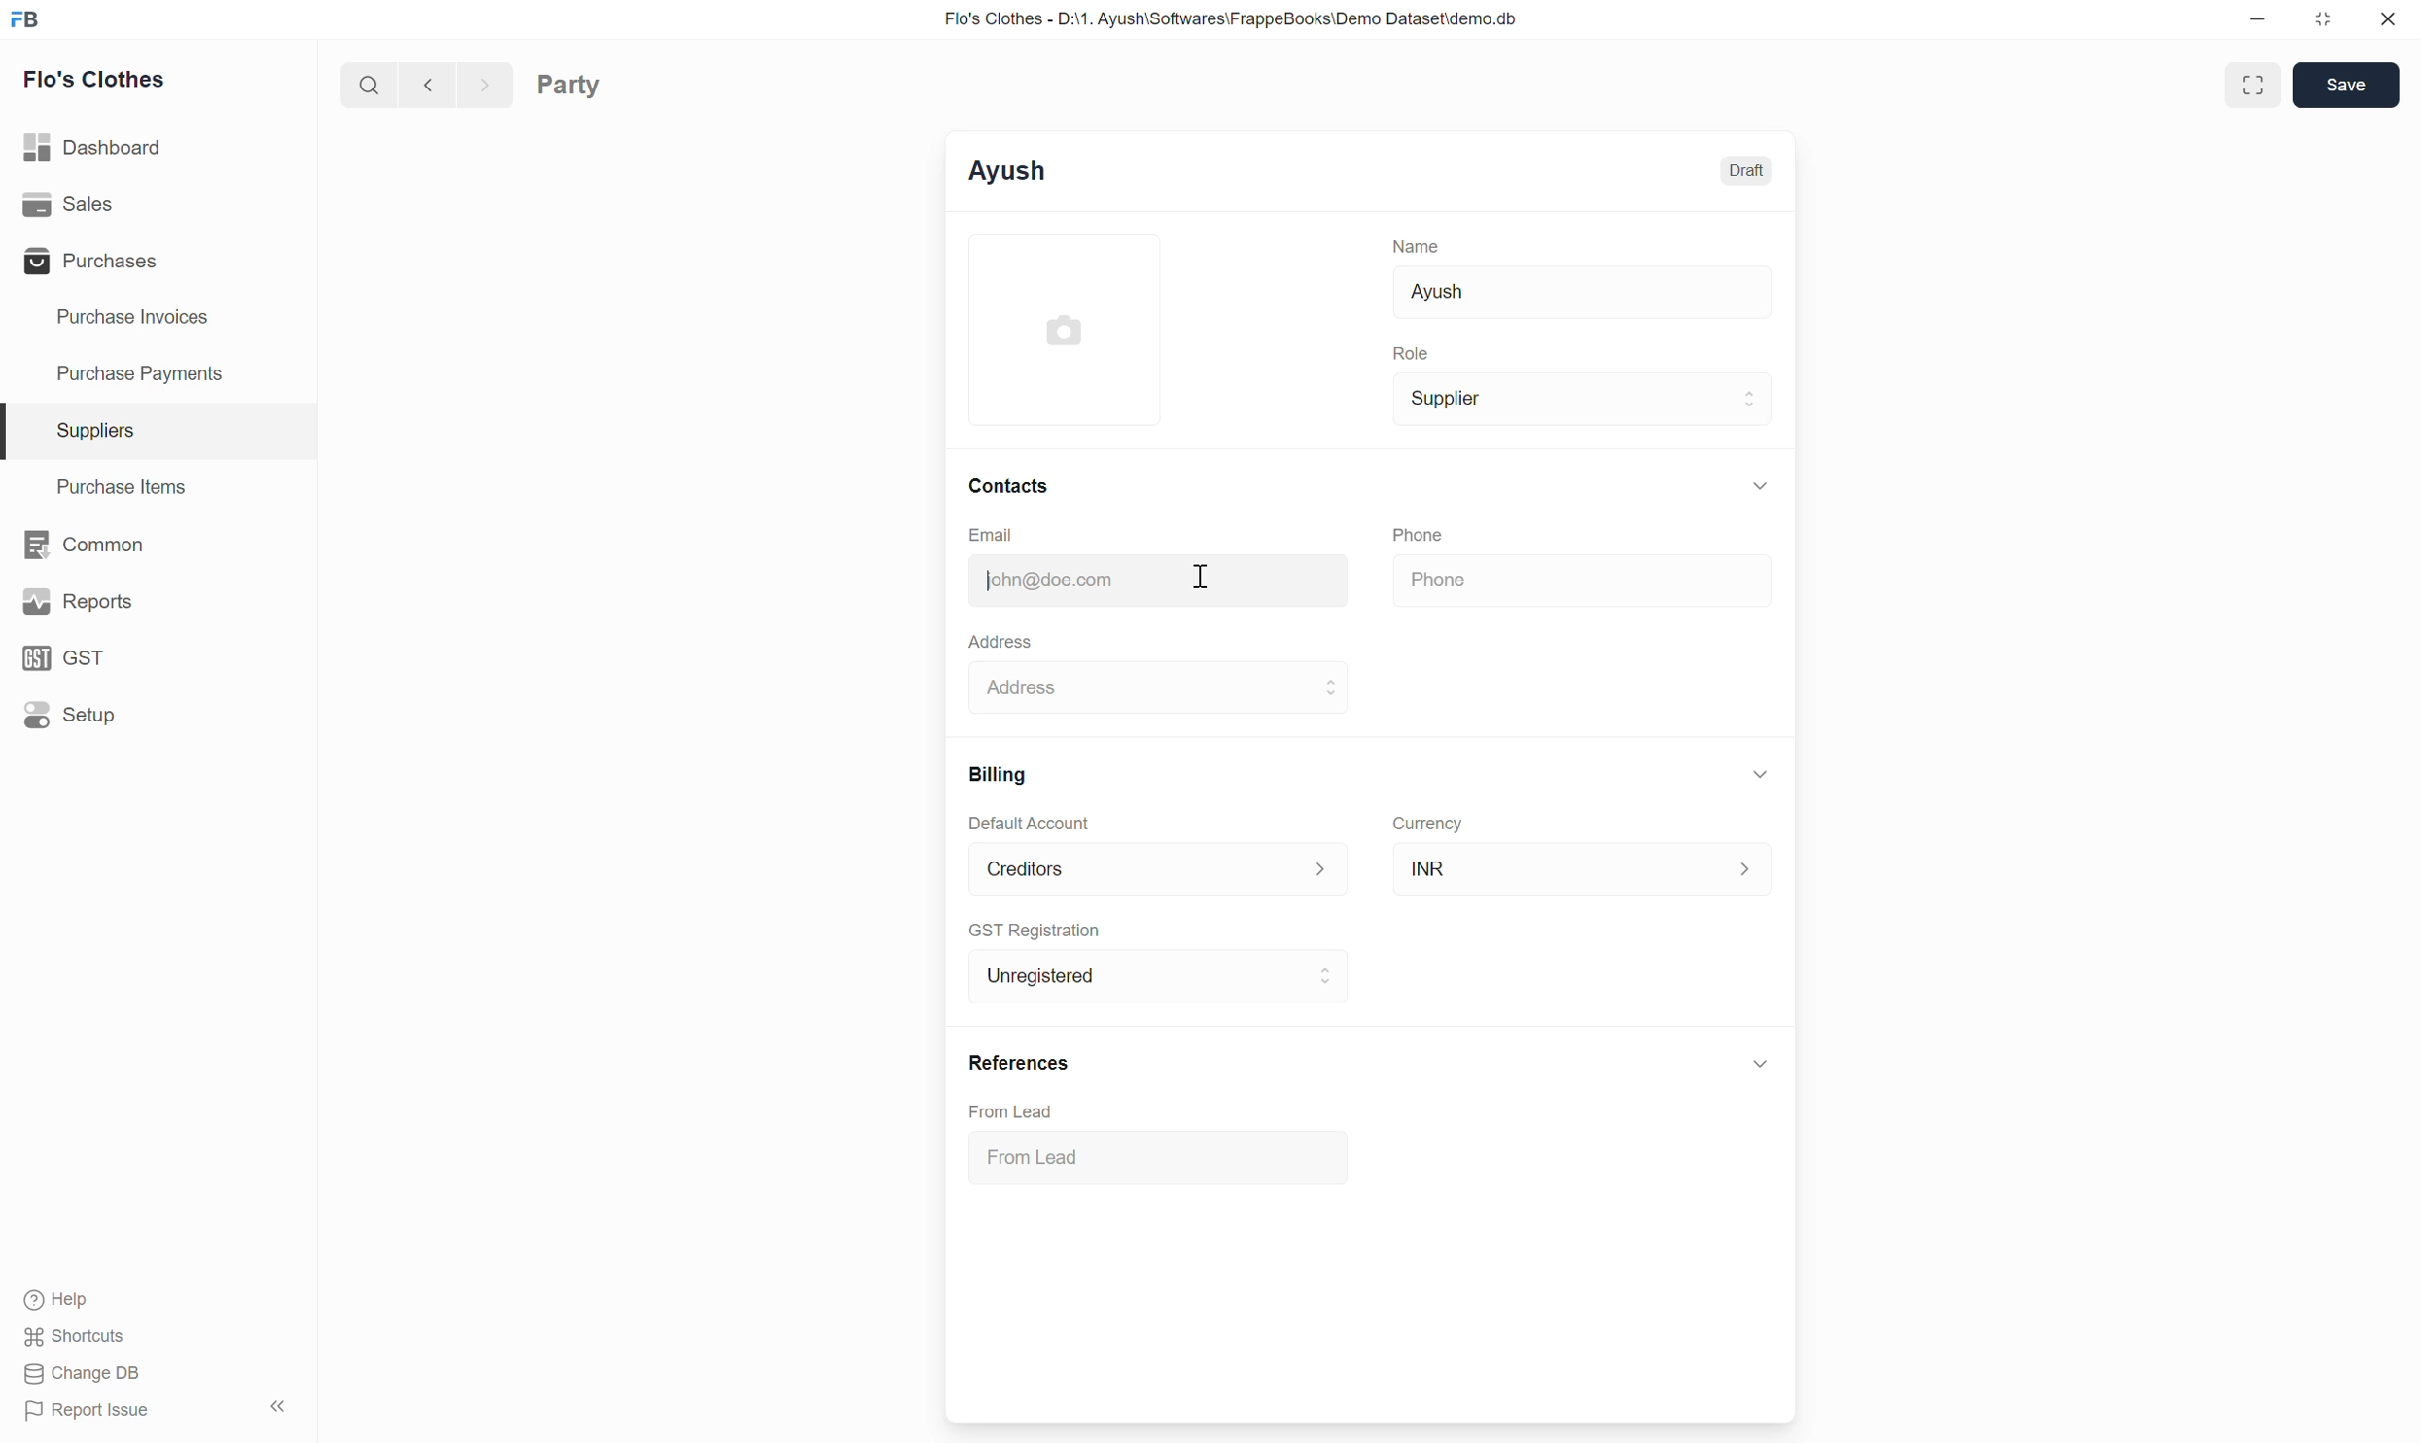 This screenshot has width=2421, height=1443. I want to click on Shortcuts, so click(76, 1336).